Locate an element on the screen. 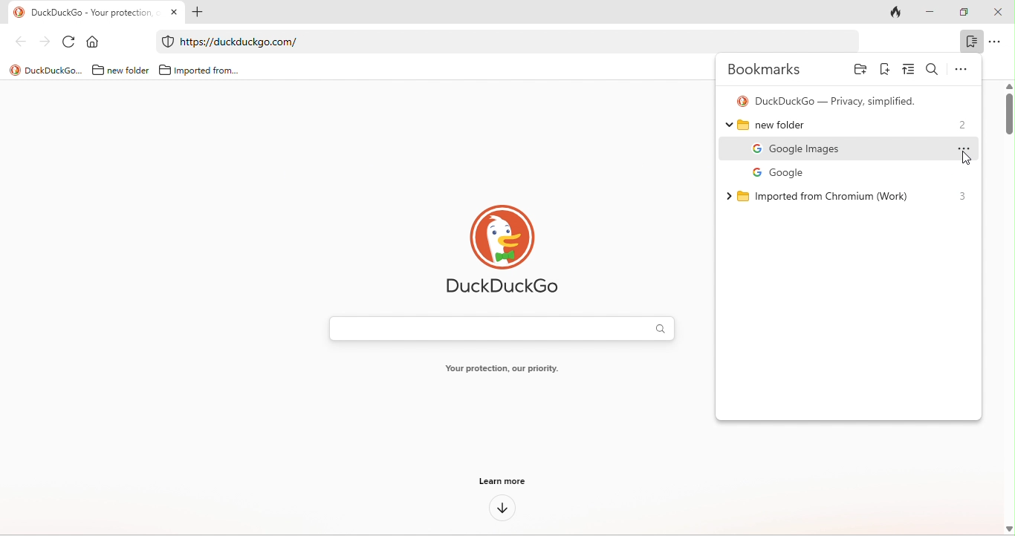  refresh is located at coordinates (68, 41).